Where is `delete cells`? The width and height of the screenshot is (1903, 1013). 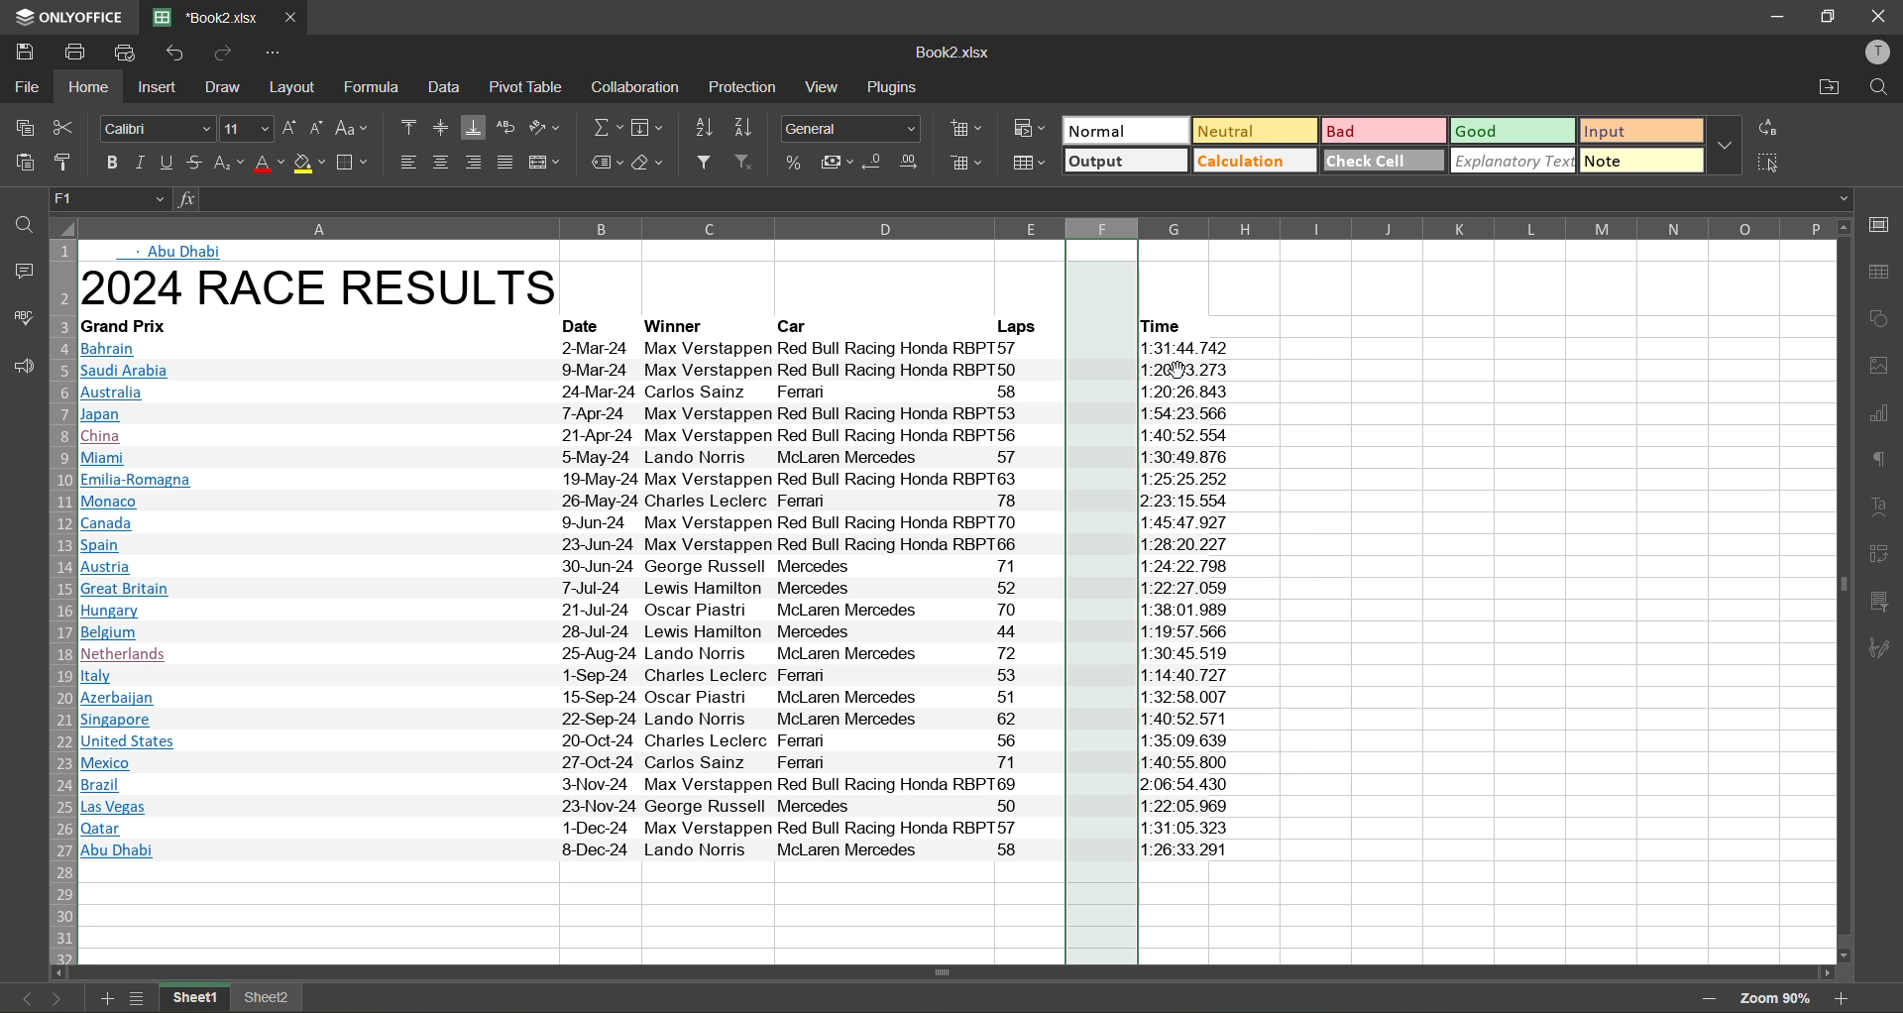
delete cells is located at coordinates (964, 163).